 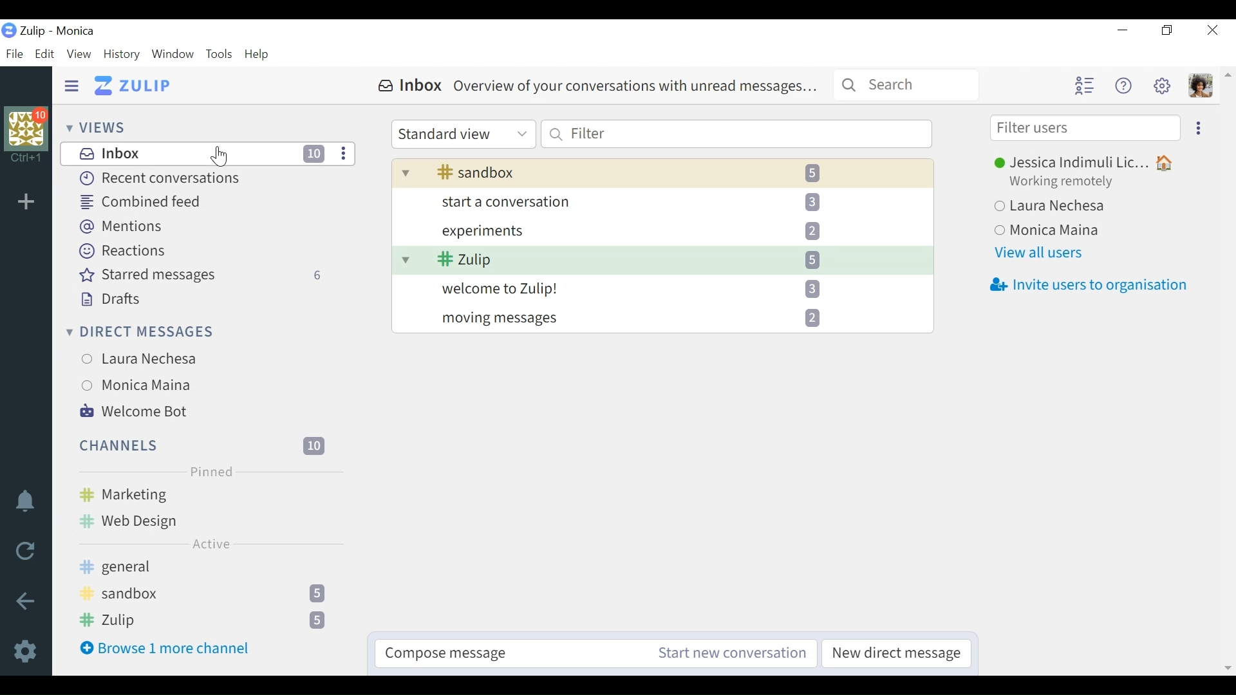 What do you see at coordinates (662, 229) in the screenshot?
I see `Overview of your conversations with unread messages` at bounding box center [662, 229].